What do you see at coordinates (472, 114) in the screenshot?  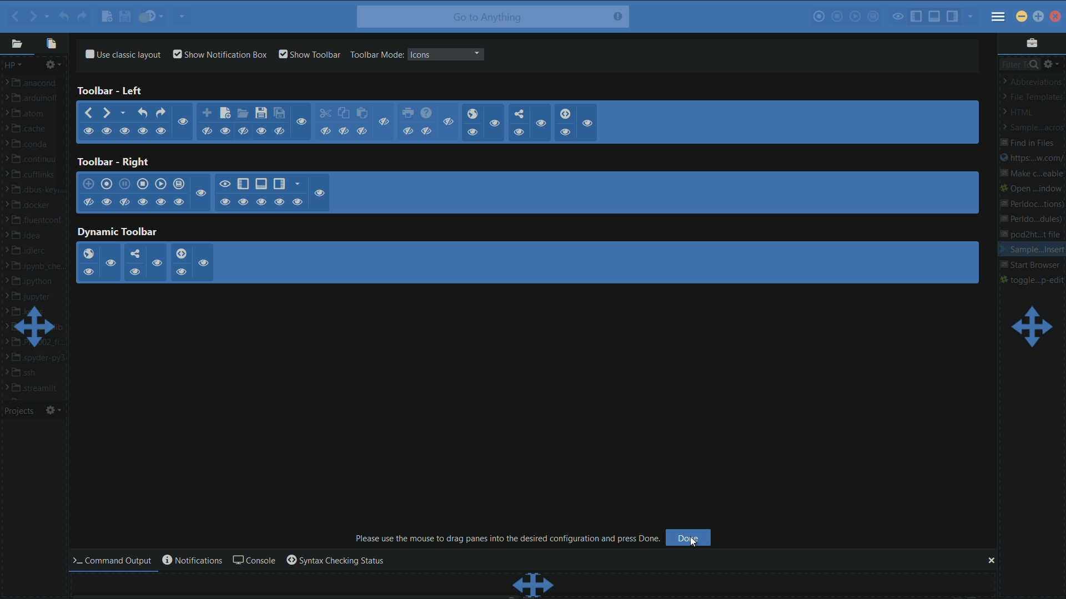 I see `view in browser` at bounding box center [472, 114].